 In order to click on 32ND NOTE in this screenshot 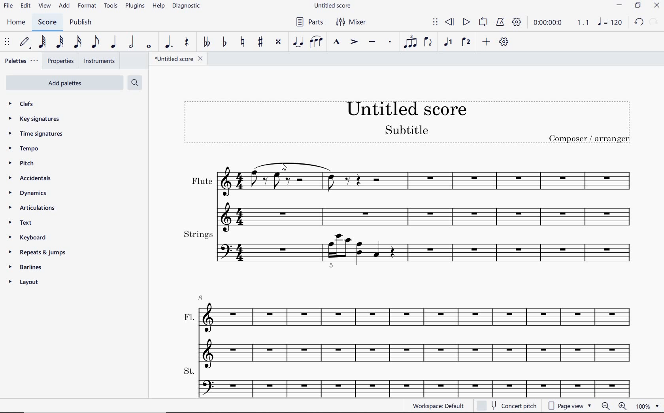, I will do `click(58, 42)`.